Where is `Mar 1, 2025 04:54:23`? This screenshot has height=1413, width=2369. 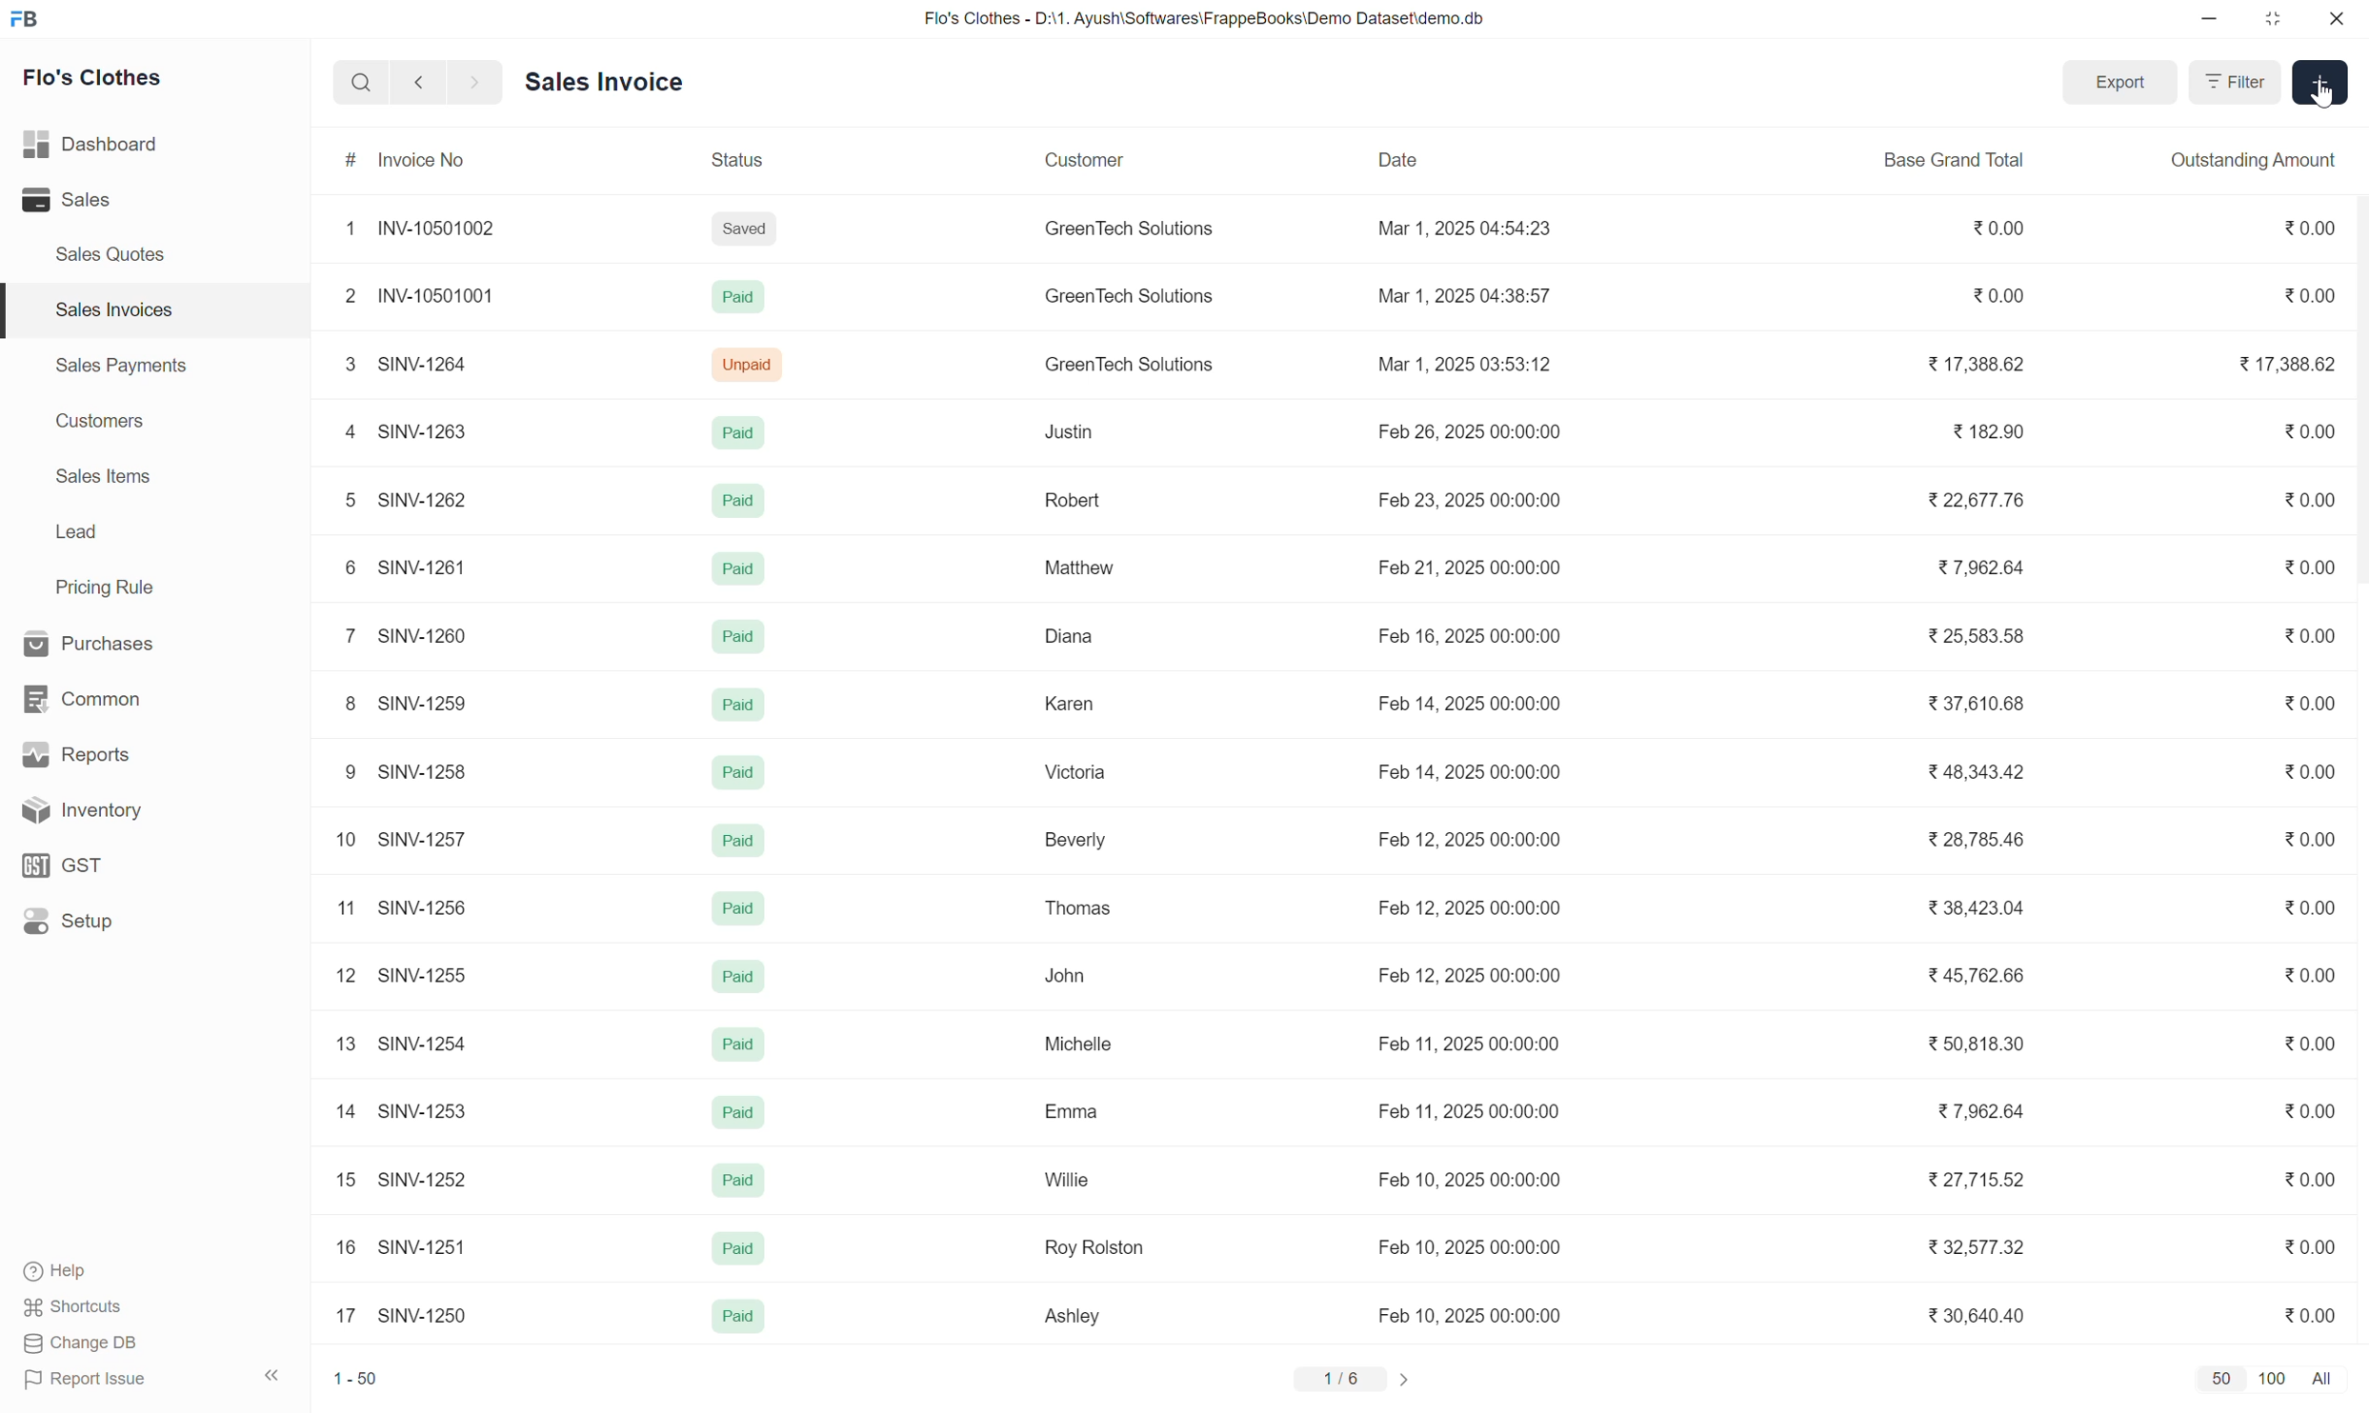 Mar 1, 2025 04:54:23 is located at coordinates (1465, 229).